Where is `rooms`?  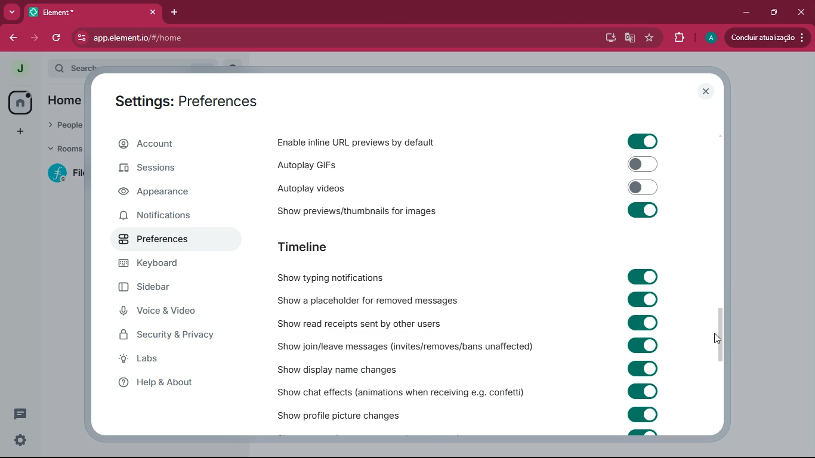 rooms is located at coordinates (61, 150).